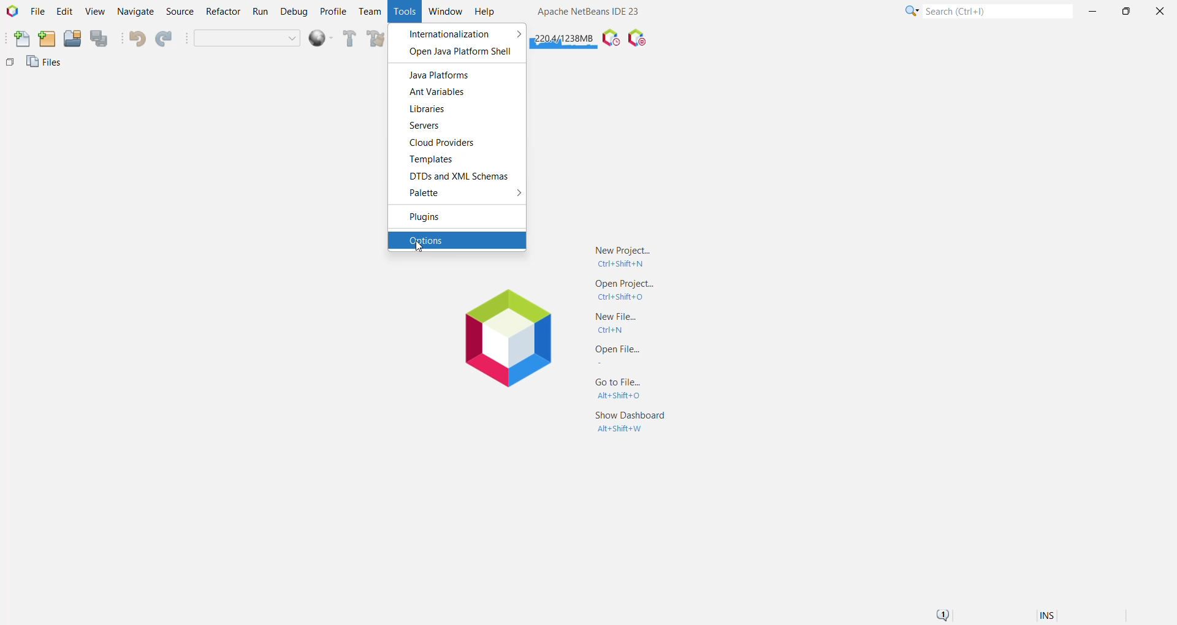 This screenshot has width=1177, height=625. I want to click on cursor, so click(421, 246).